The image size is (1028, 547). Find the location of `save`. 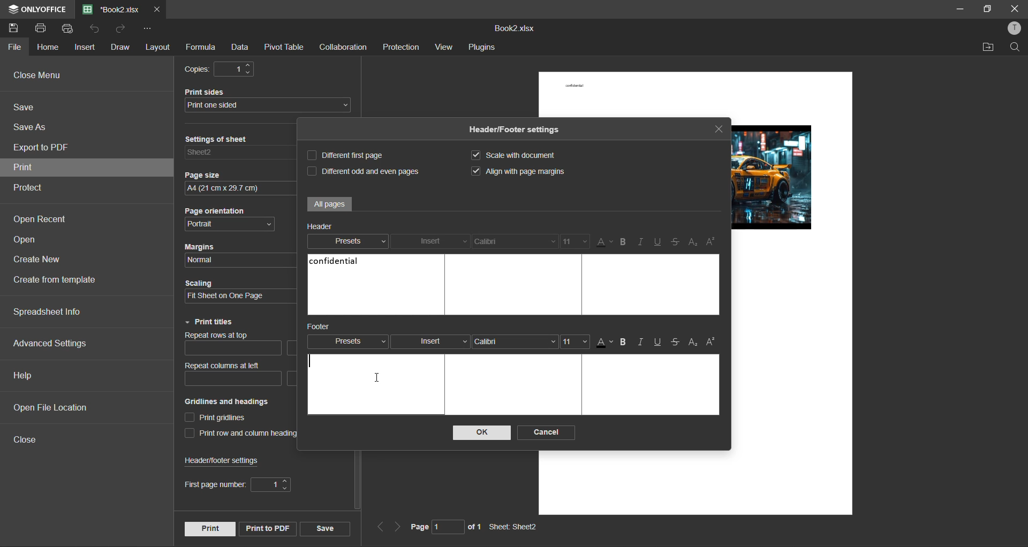

save is located at coordinates (14, 28).